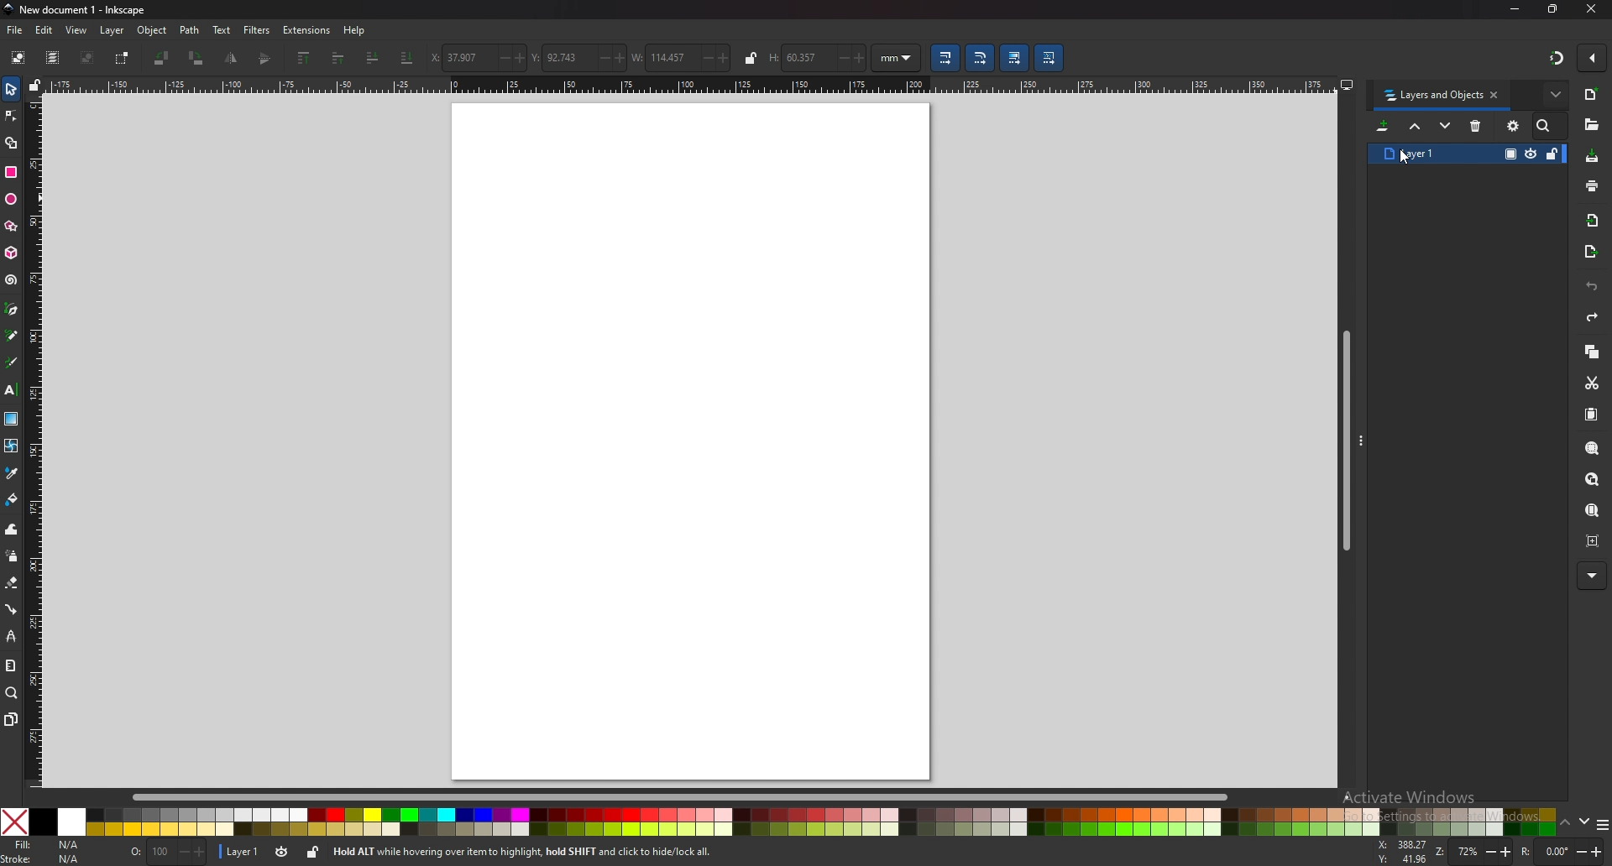 This screenshot has height=866, width=1612. What do you see at coordinates (11, 225) in the screenshot?
I see `stars and polygons` at bounding box center [11, 225].